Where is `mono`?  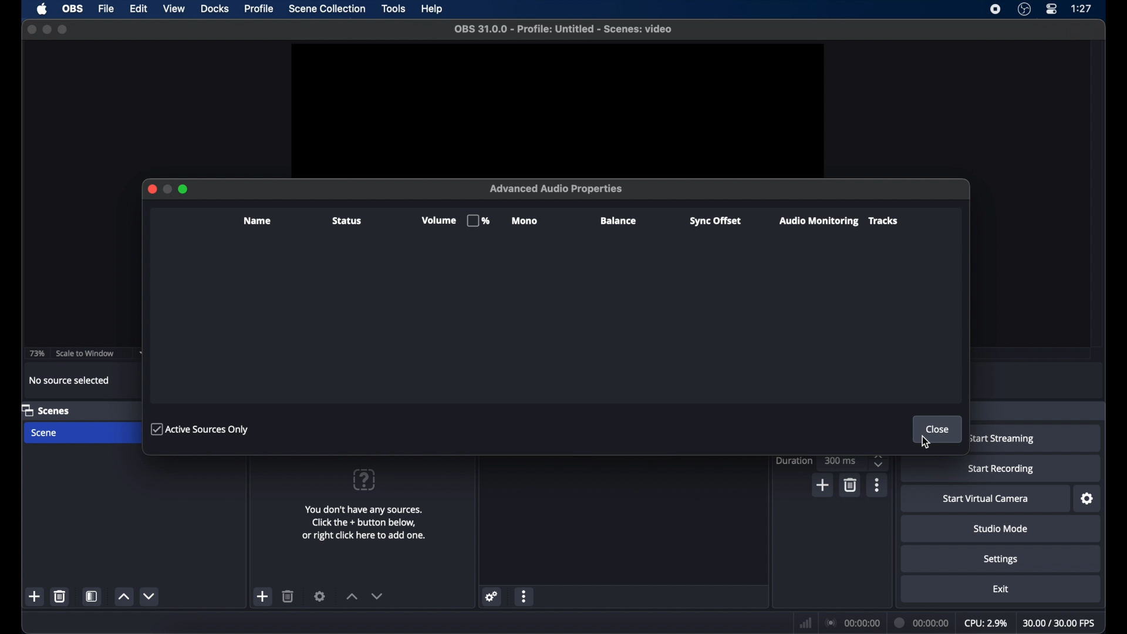
mono is located at coordinates (526, 221).